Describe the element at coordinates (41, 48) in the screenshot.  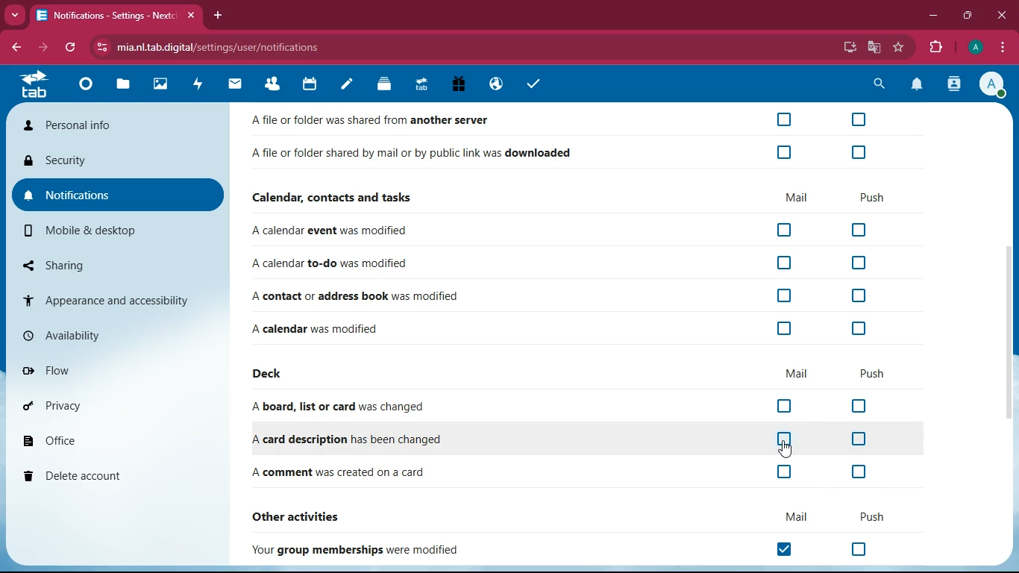
I see `forward` at that location.